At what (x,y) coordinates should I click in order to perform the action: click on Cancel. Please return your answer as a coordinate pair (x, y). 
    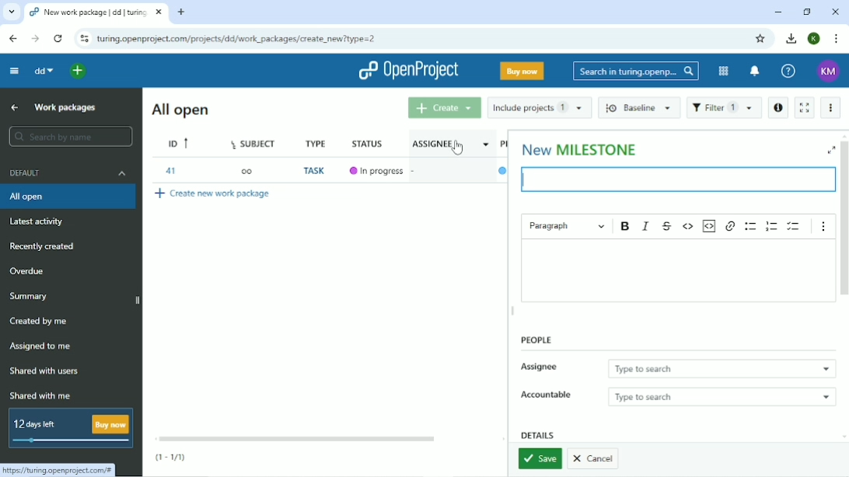
    Looking at the image, I should click on (595, 460).